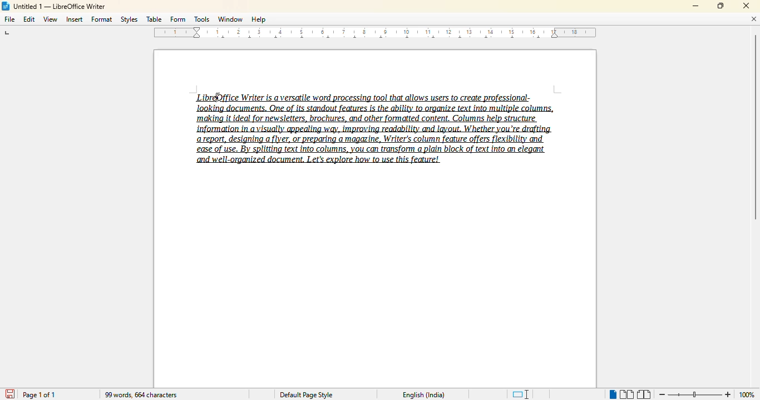 The image size is (760, 400). Describe the element at coordinates (154, 19) in the screenshot. I see `table` at that location.